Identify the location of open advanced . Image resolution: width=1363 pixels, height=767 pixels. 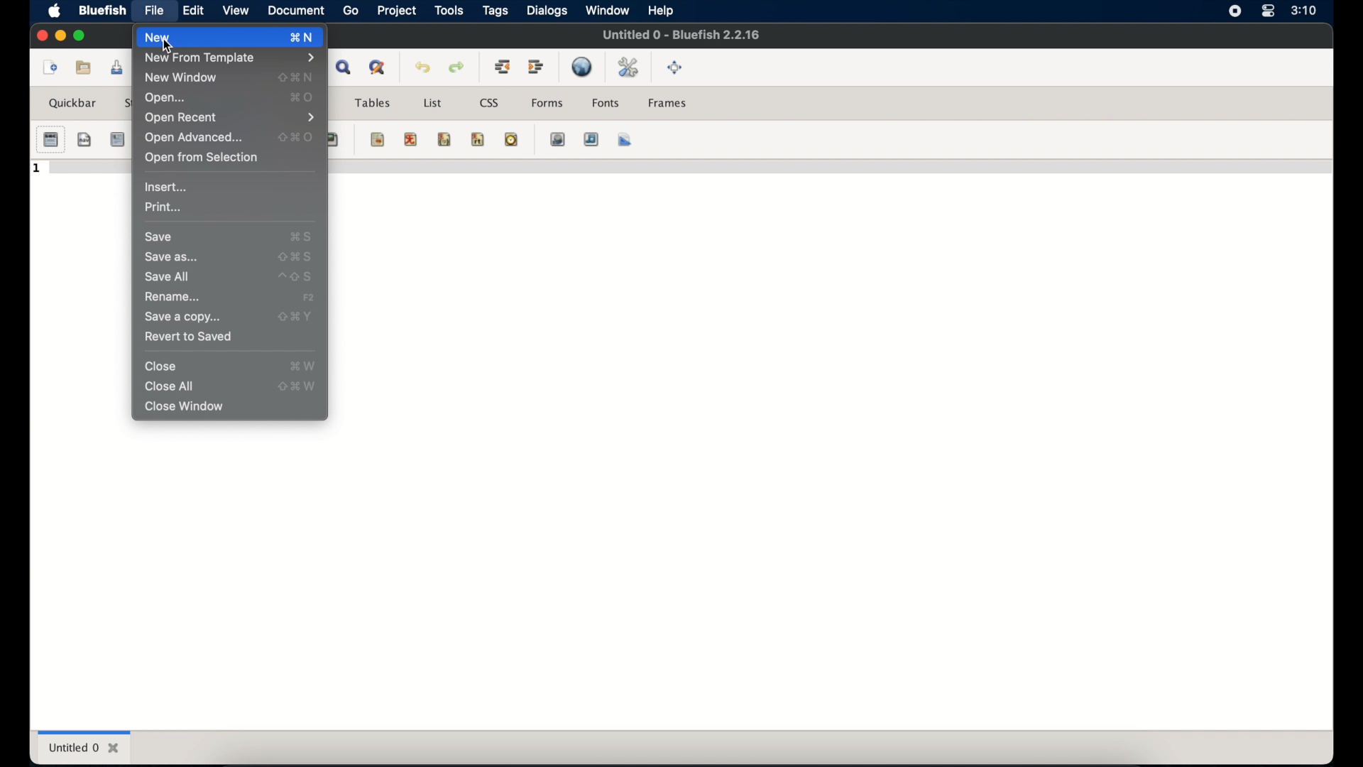
(194, 138).